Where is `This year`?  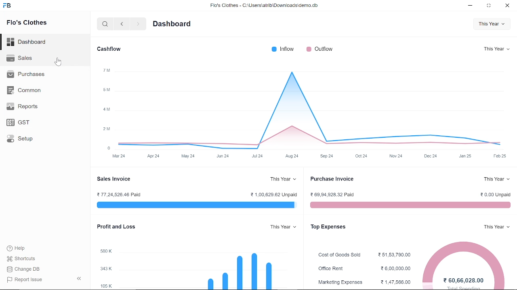
This year is located at coordinates (284, 227).